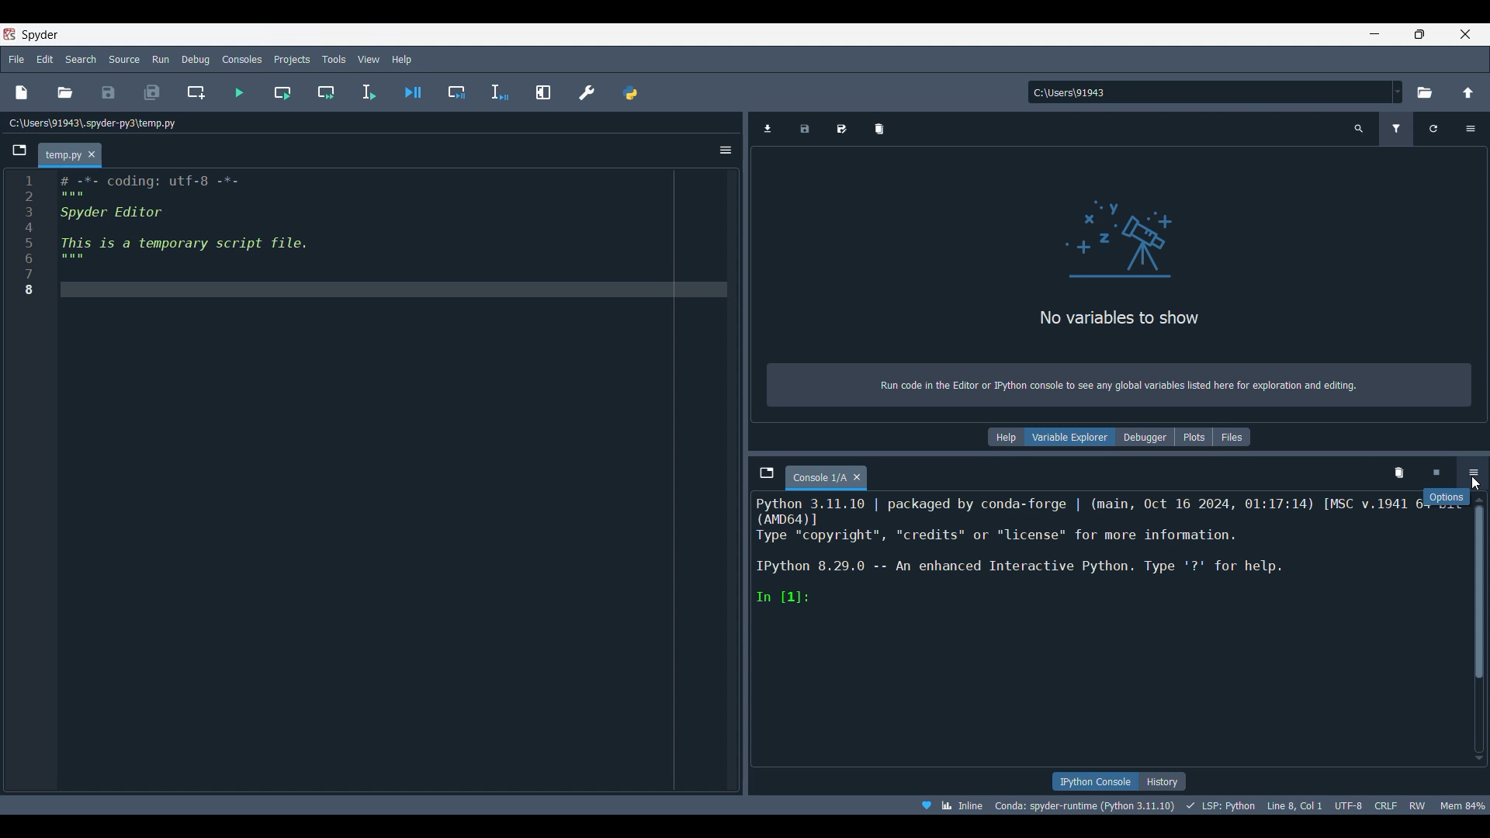 Image resolution: width=1490 pixels, height=838 pixels. What do you see at coordinates (109, 92) in the screenshot?
I see `Save file` at bounding box center [109, 92].